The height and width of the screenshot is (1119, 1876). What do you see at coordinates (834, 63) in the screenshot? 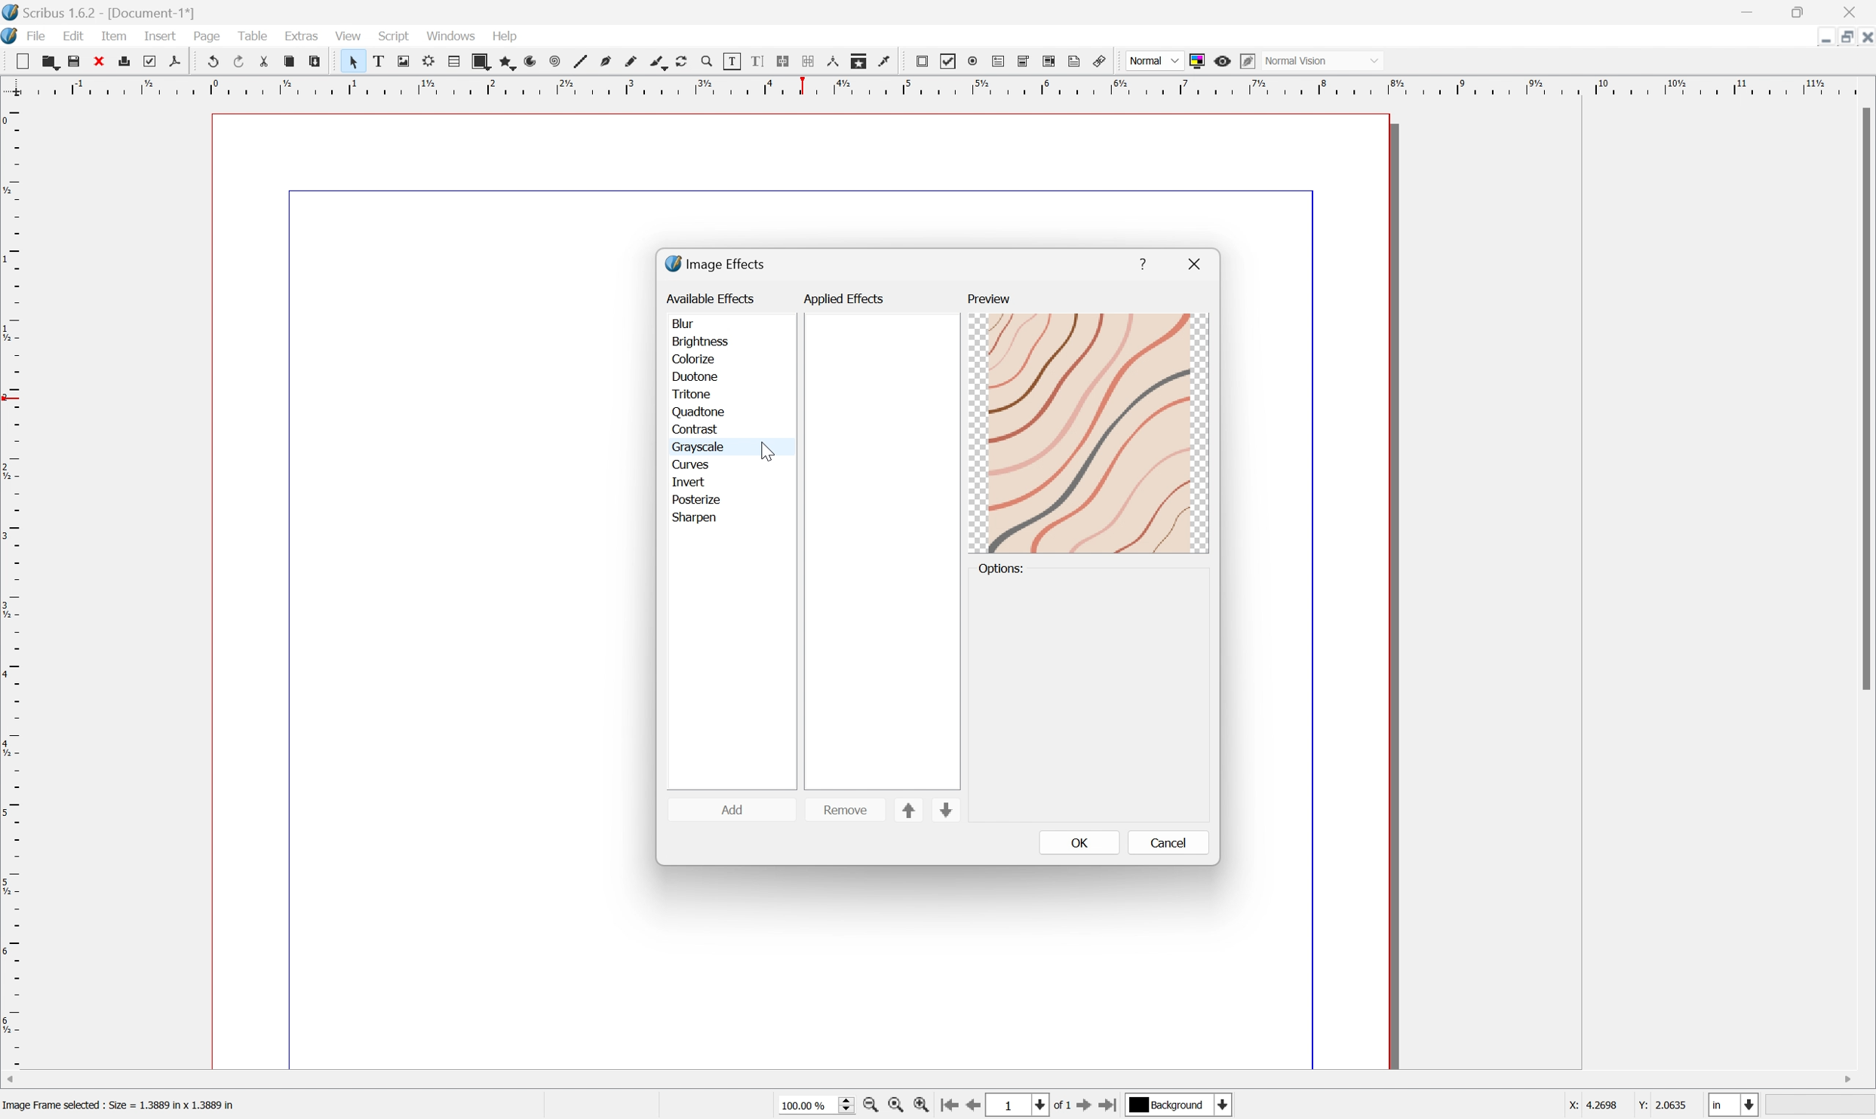
I see `Measurements` at bounding box center [834, 63].